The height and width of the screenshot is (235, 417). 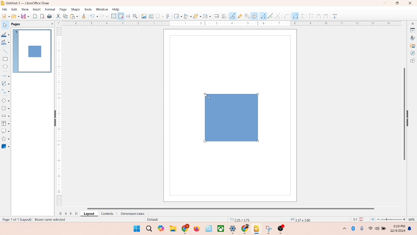 I want to click on insert, so click(x=36, y=9).